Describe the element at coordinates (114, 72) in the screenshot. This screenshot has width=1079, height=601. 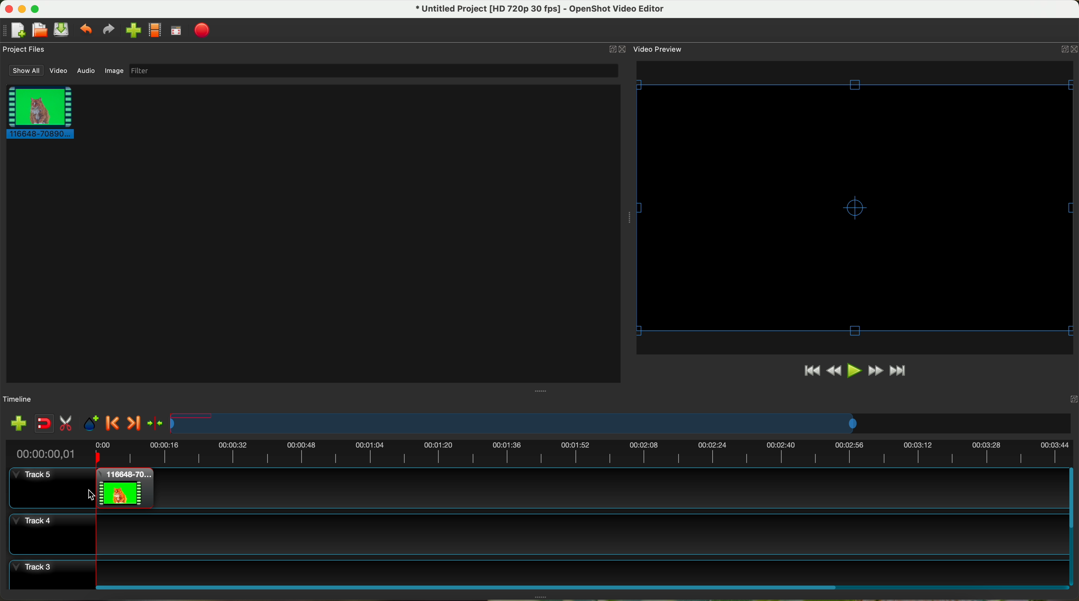
I see `image` at that location.